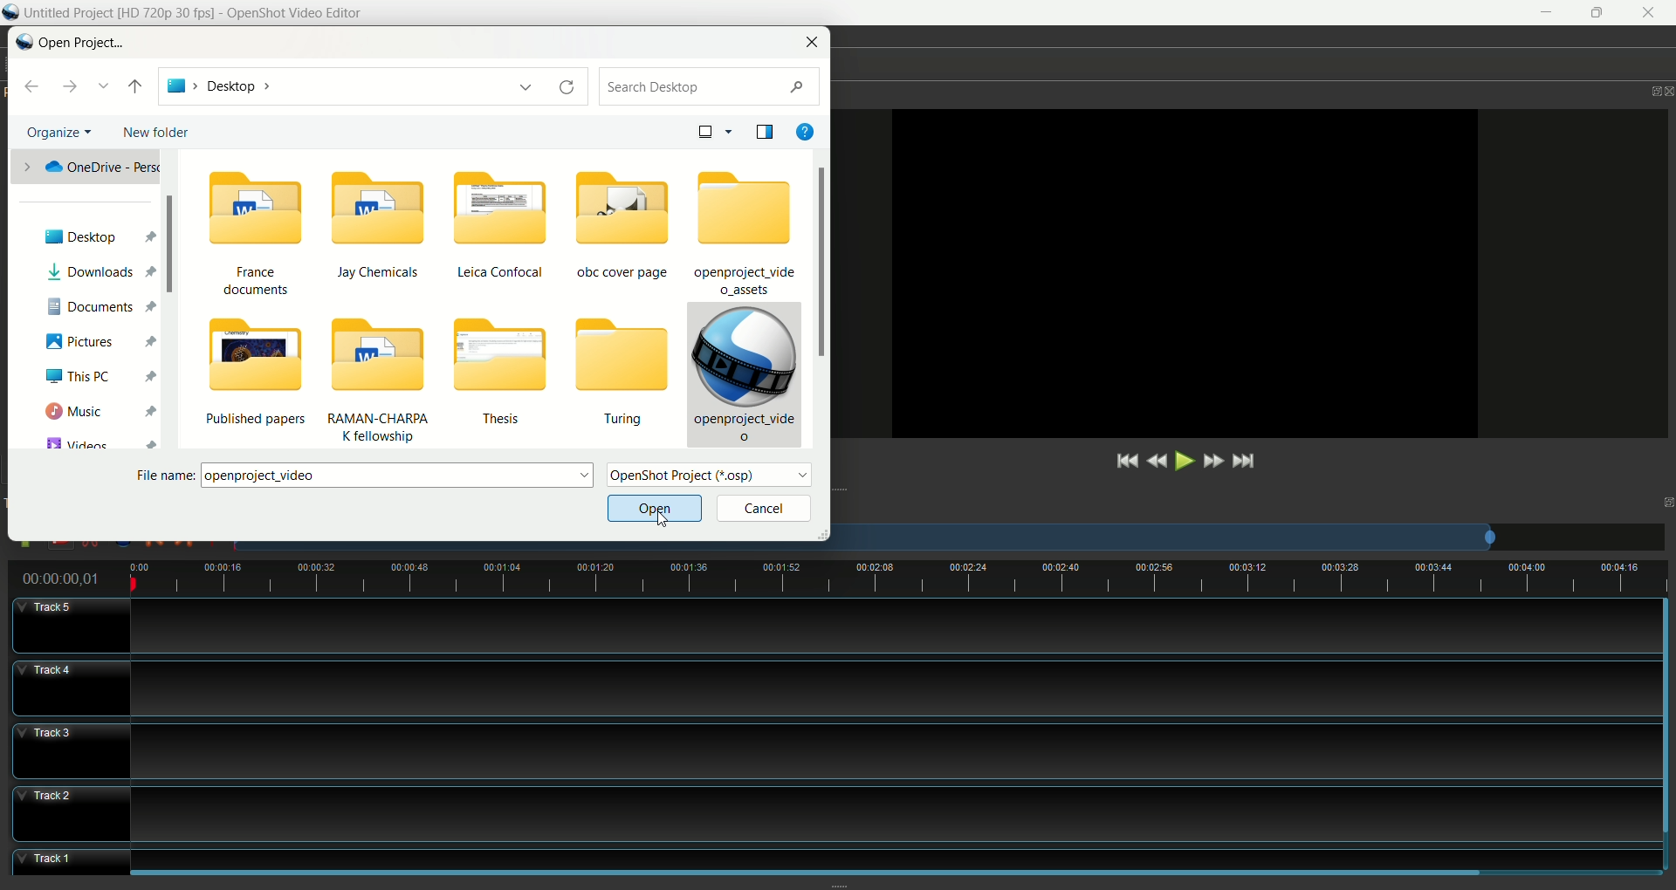 Image resolution: width=1676 pixels, height=890 pixels. What do you see at coordinates (347, 86) in the screenshot?
I see `> Desktop >` at bounding box center [347, 86].